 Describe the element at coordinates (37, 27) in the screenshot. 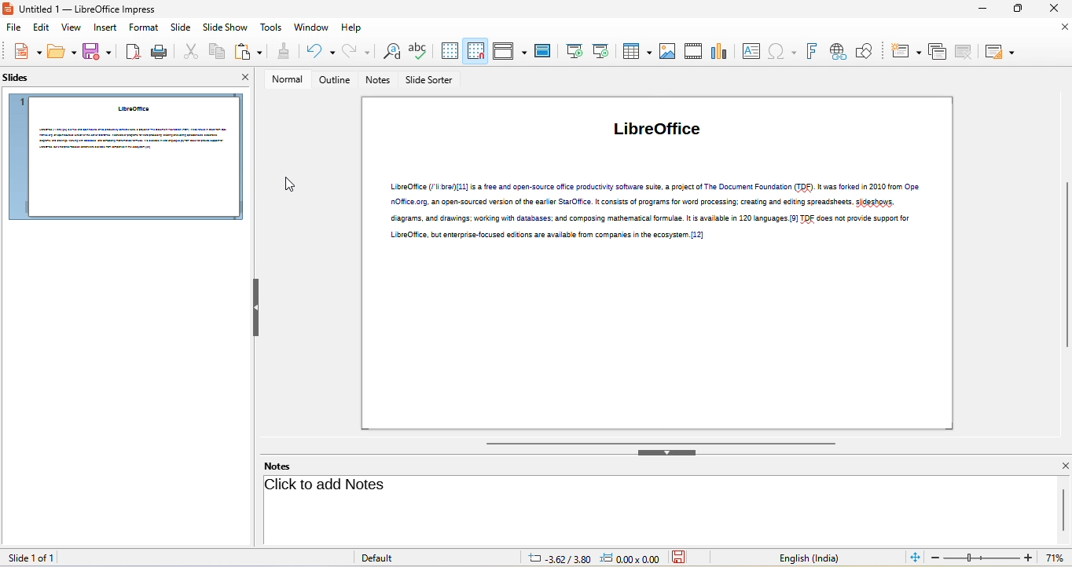

I see `edit` at that location.